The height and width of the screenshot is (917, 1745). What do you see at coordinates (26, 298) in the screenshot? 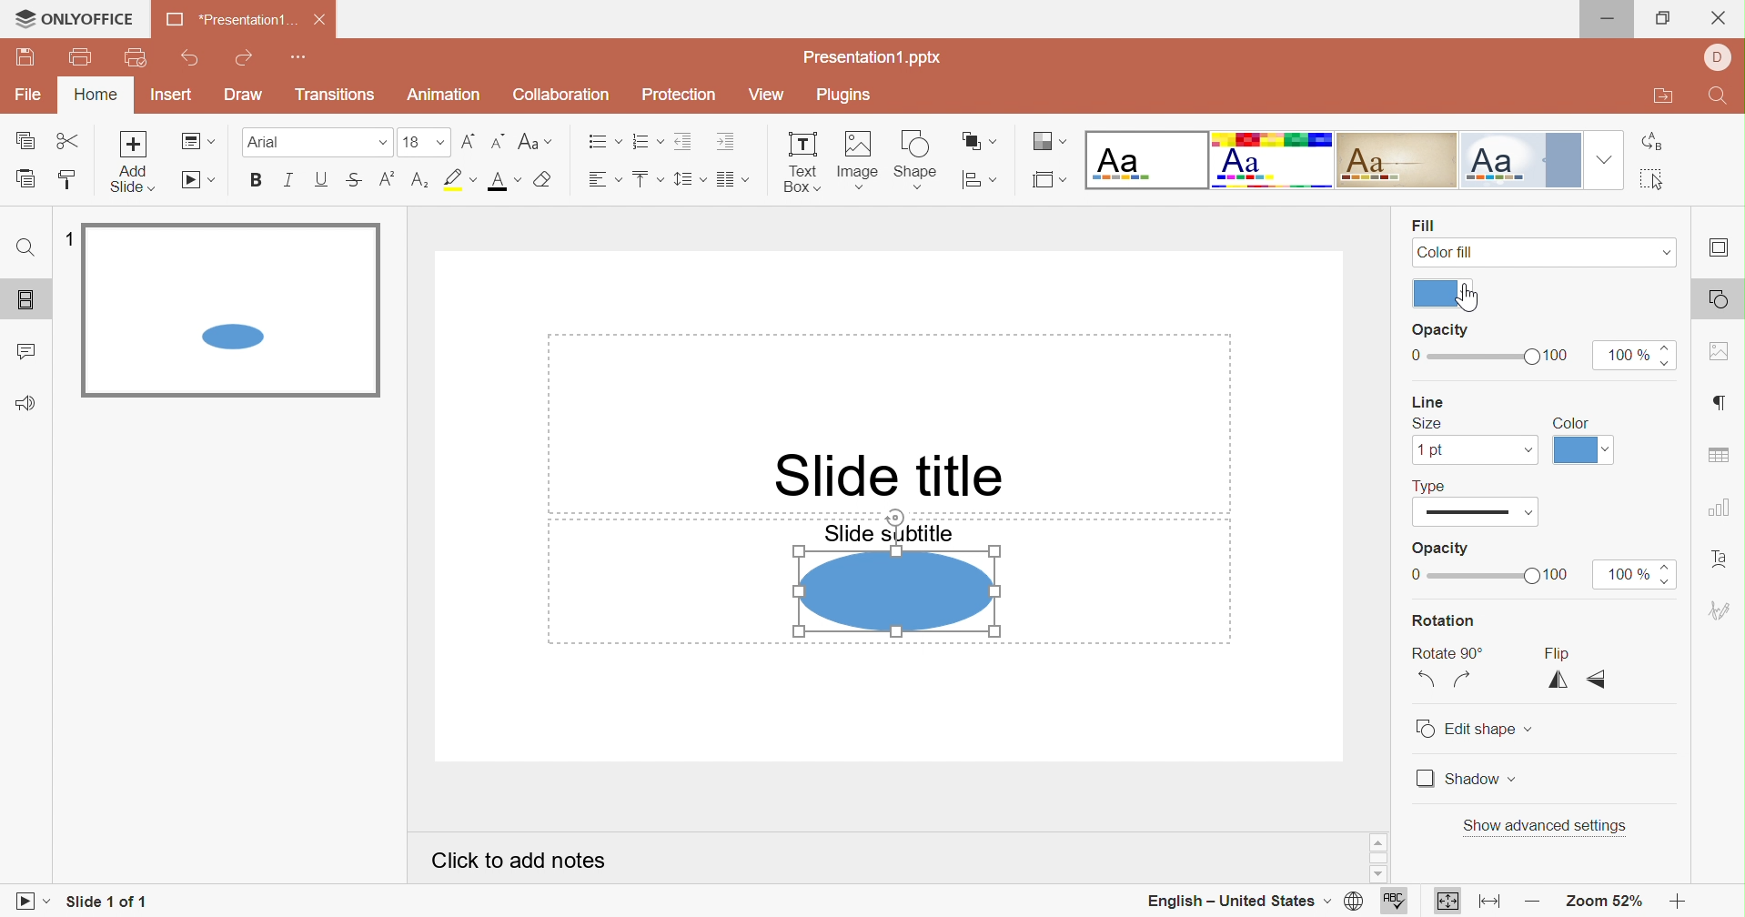
I see `Slides` at bounding box center [26, 298].